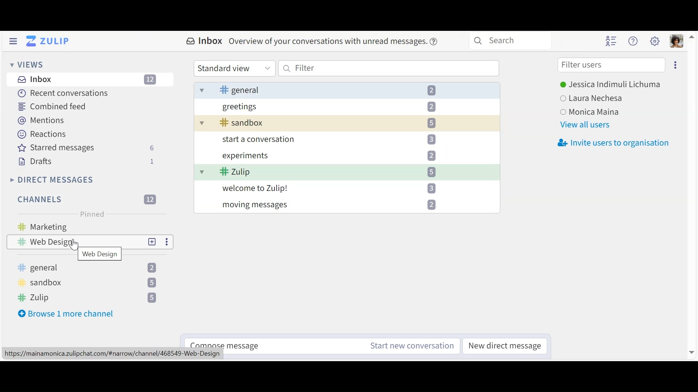  I want to click on Help menu, so click(634, 41).